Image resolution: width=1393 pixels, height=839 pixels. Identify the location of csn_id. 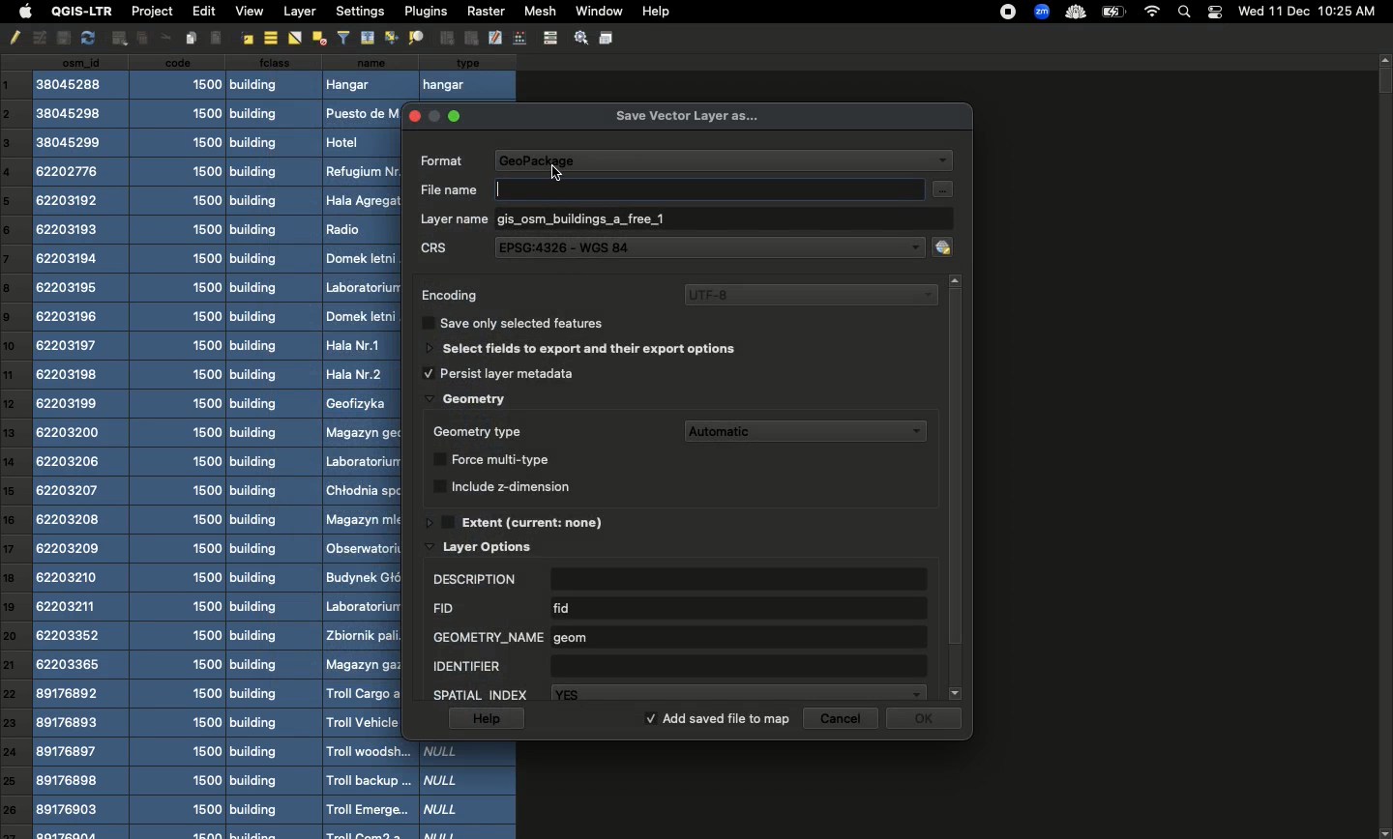
(81, 448).